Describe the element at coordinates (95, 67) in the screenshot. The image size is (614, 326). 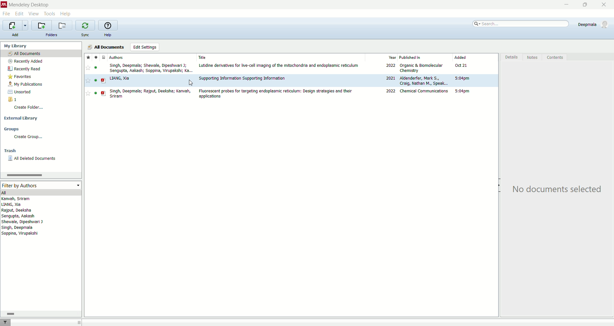
I see `unread` at that location.